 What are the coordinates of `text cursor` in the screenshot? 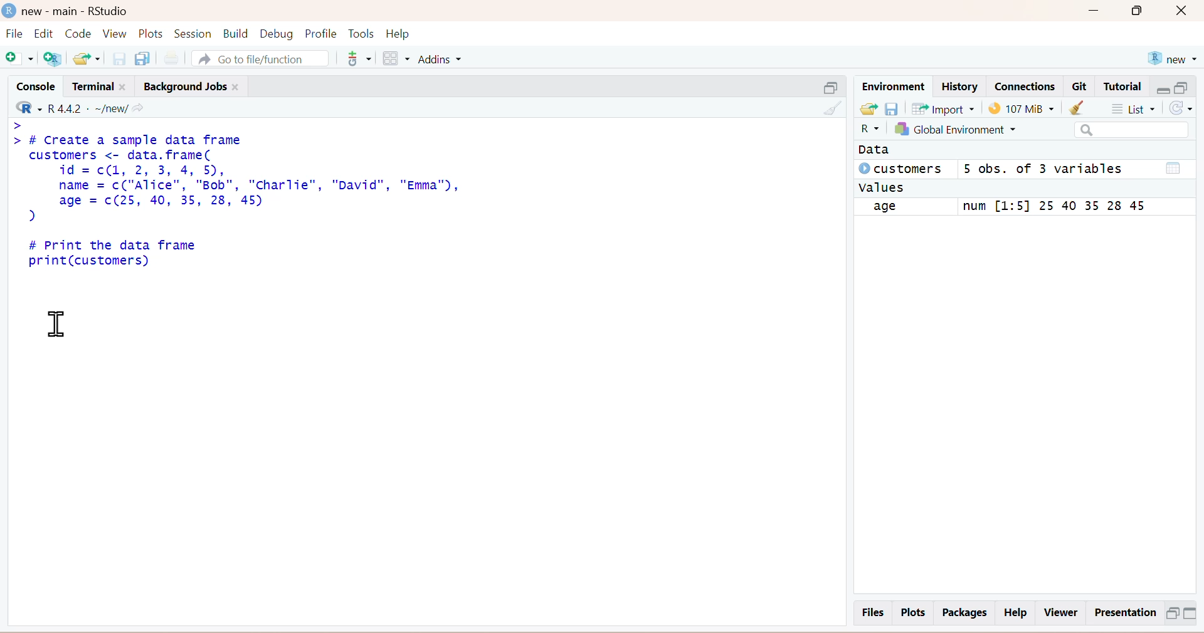 It's located at (55, 322).